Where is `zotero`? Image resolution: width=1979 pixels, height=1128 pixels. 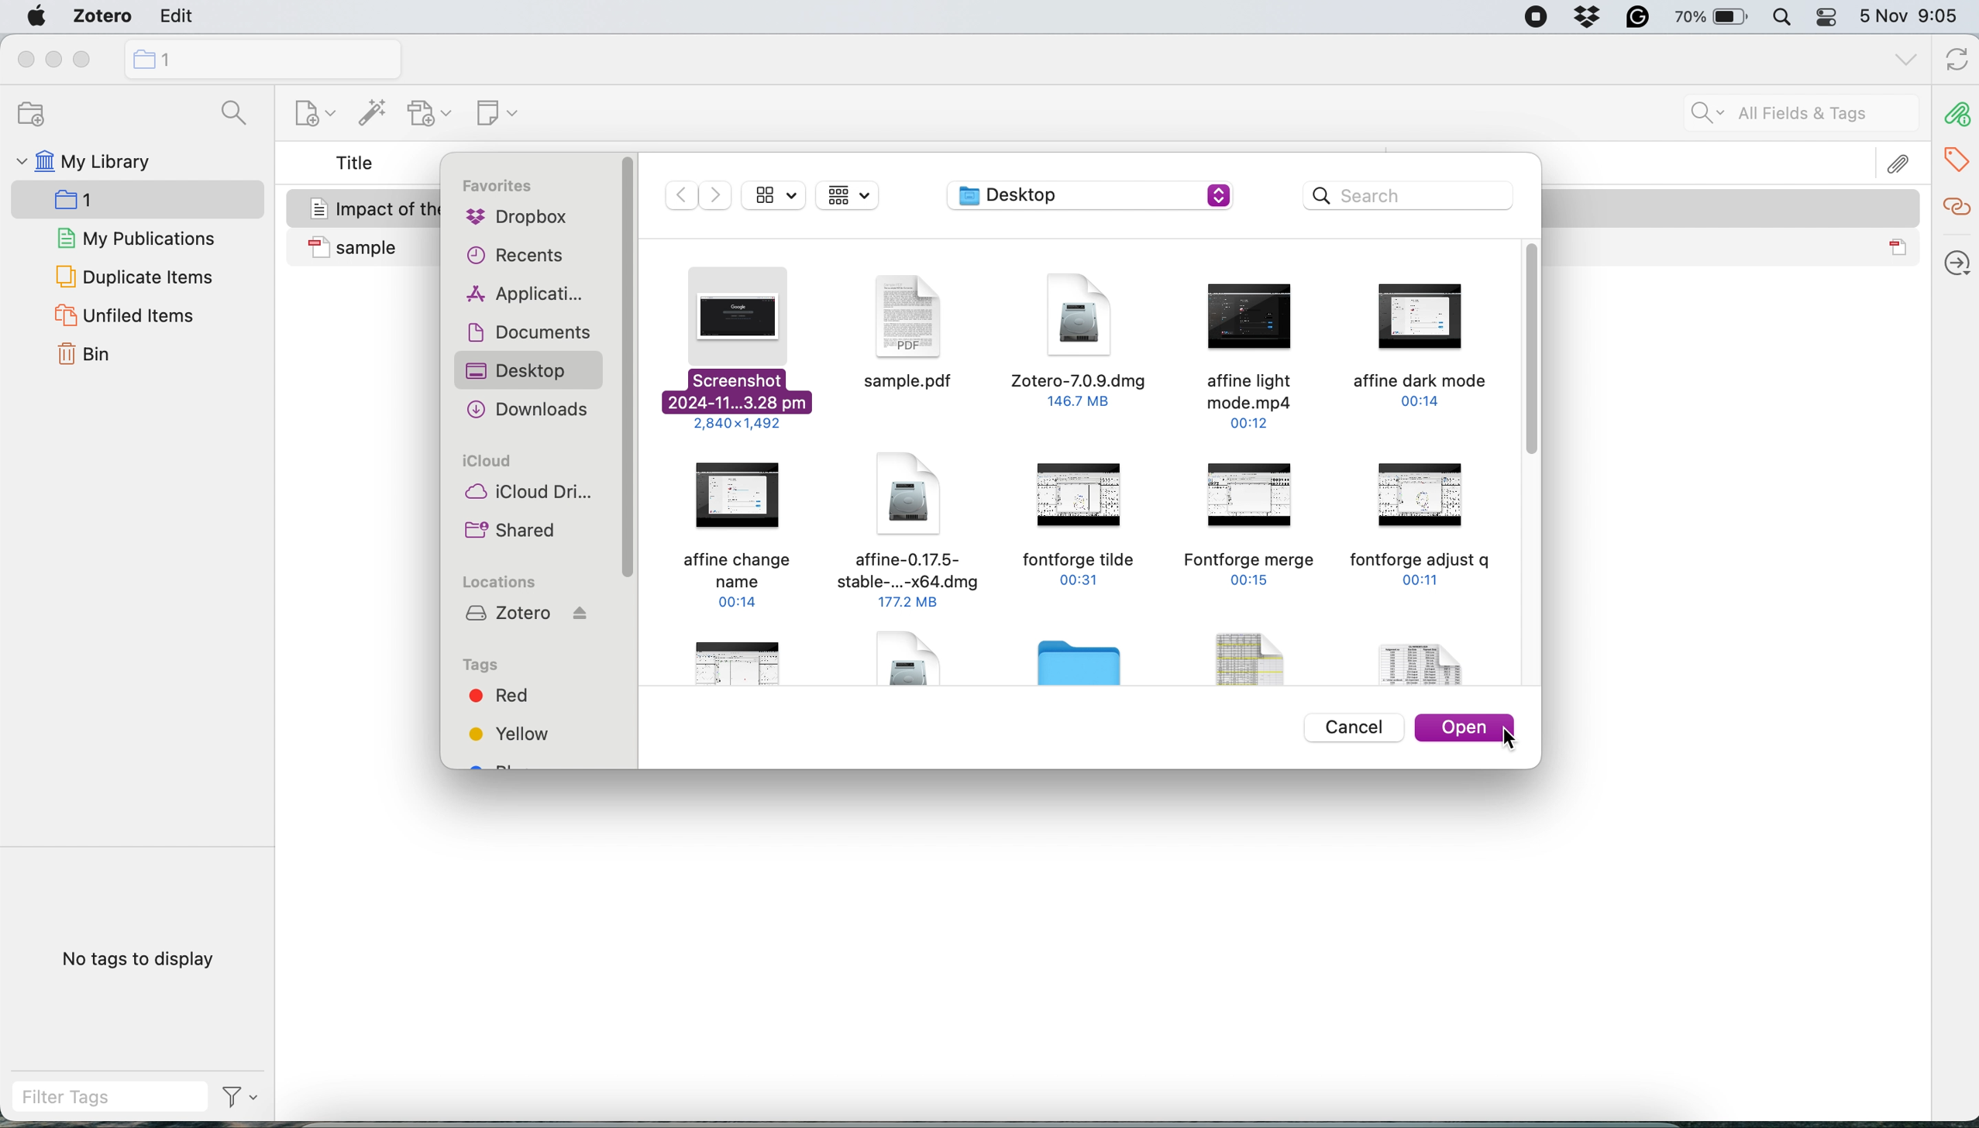
zotero is located at coordinates (526, 617).